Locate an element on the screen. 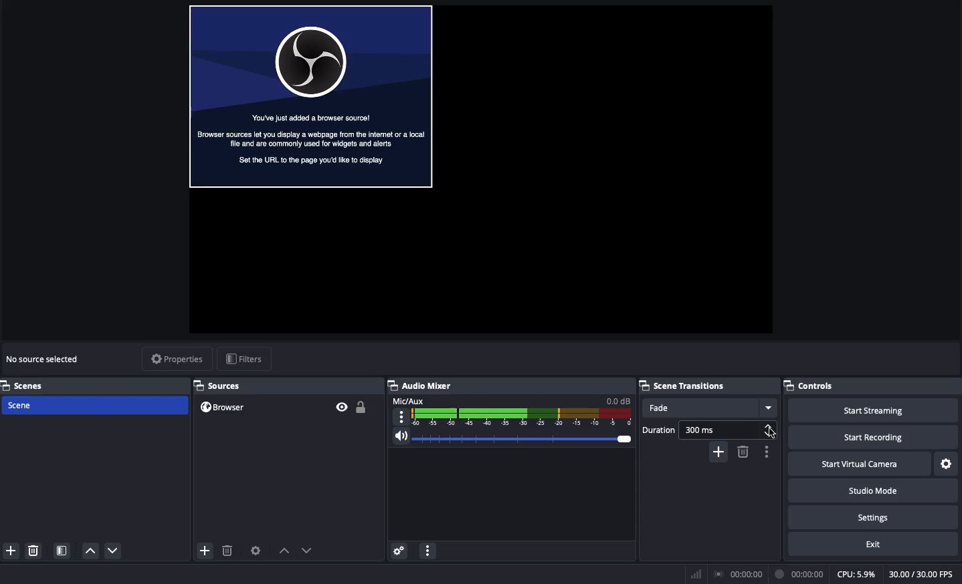 The image size is (962, 584). move down is located at coordinates (311, 550).